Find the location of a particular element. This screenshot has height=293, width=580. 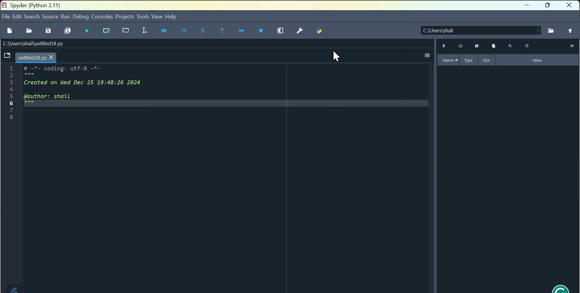

refresh is located at coordinates (526, 45).